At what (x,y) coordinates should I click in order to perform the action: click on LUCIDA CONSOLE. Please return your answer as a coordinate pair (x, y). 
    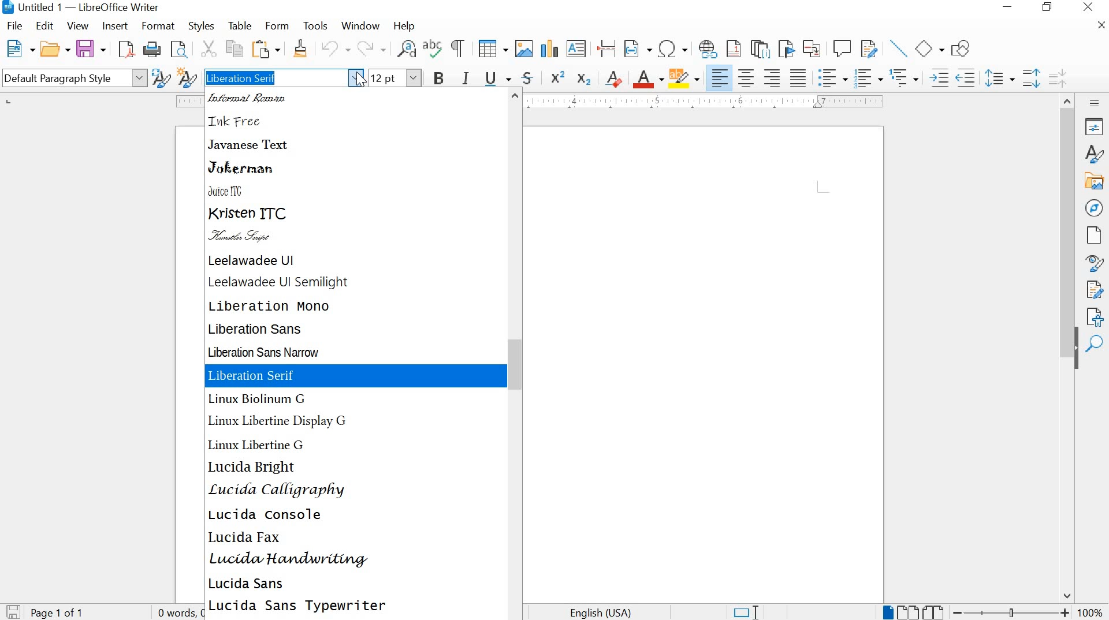
    Looking at the image, I should click on (265, 514).